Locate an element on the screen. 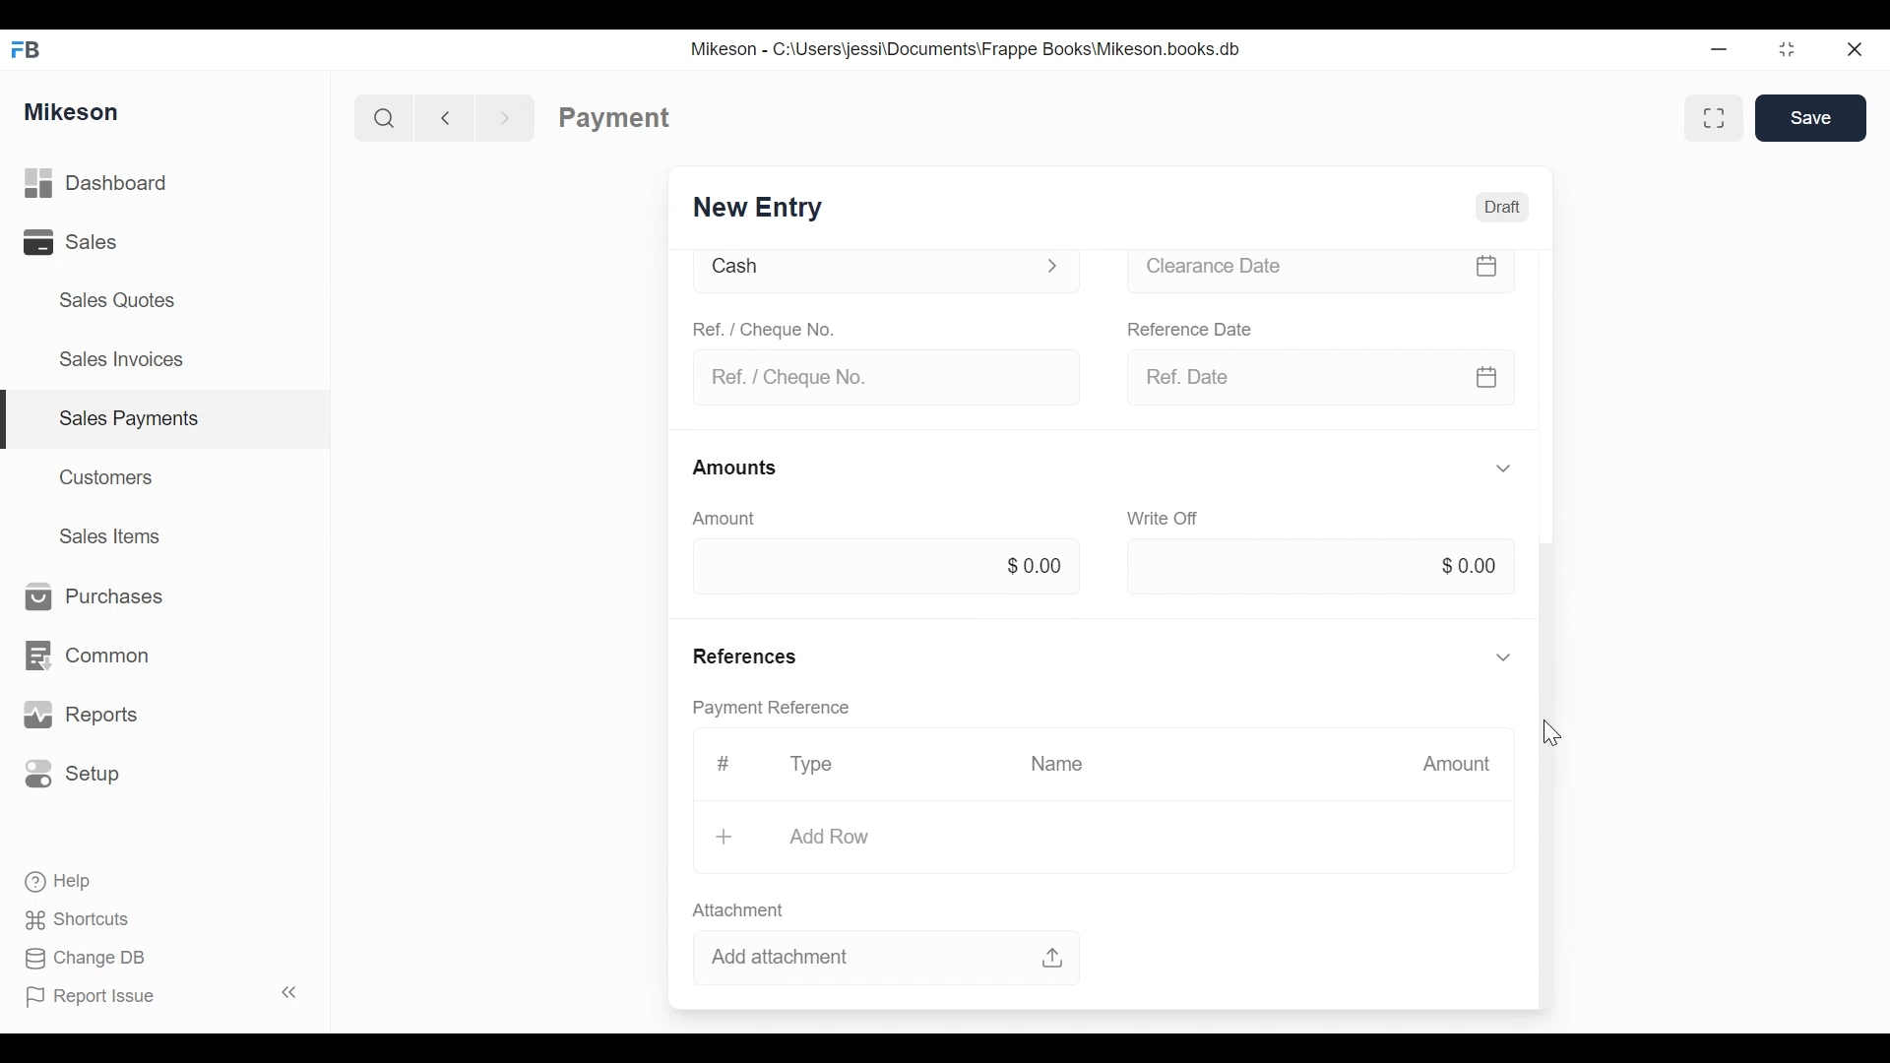 Image resolution: width=1890 pixels, height=1063 pixels. Setup is located at coordinates (79, 775).